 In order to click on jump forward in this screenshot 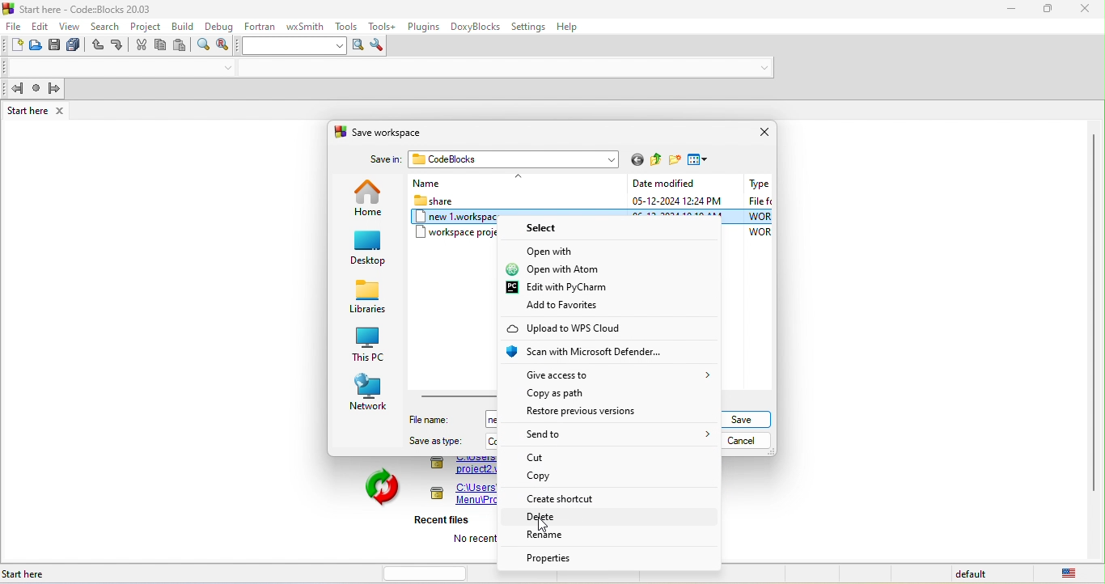, I will do `click(57, 88)`.